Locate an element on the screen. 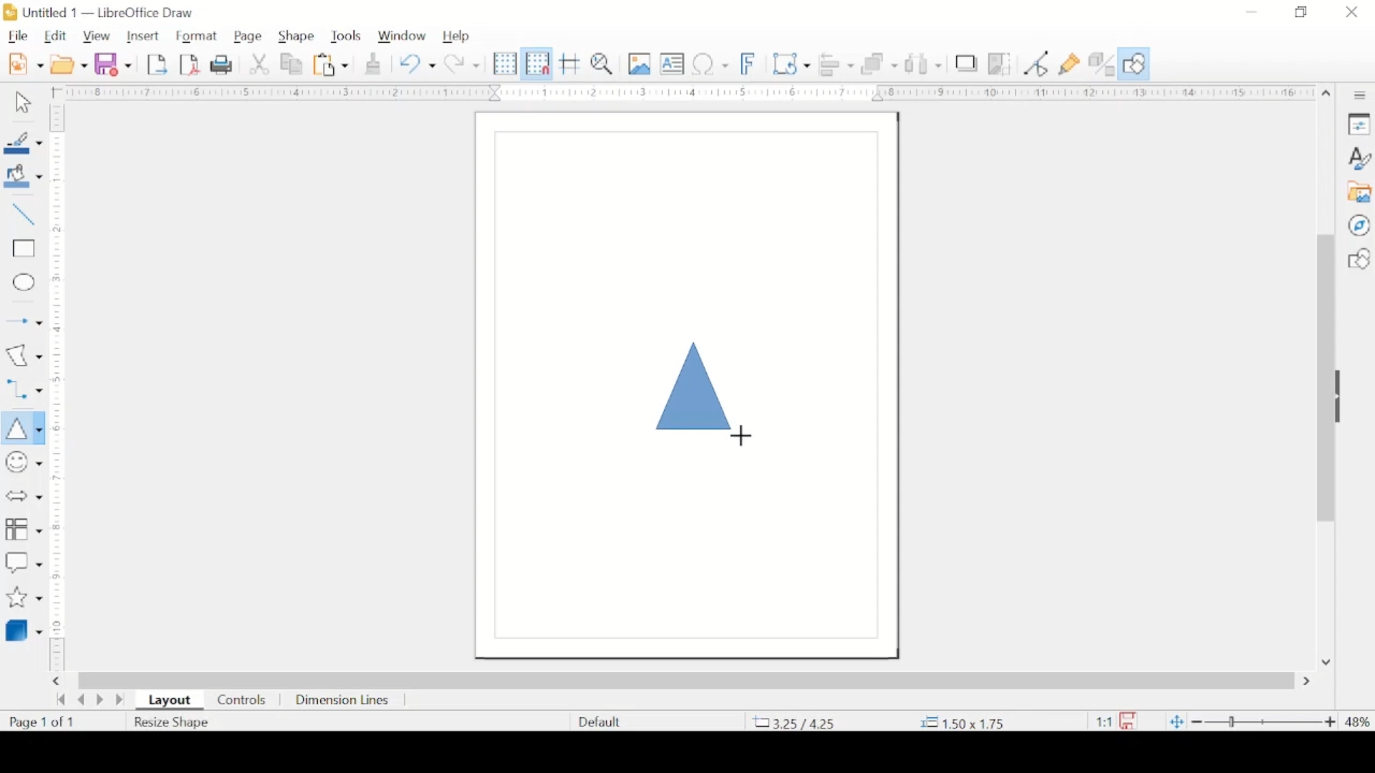 This screenshot has height=773, width=1375. insert special characters is located at coordinates (710, 63).